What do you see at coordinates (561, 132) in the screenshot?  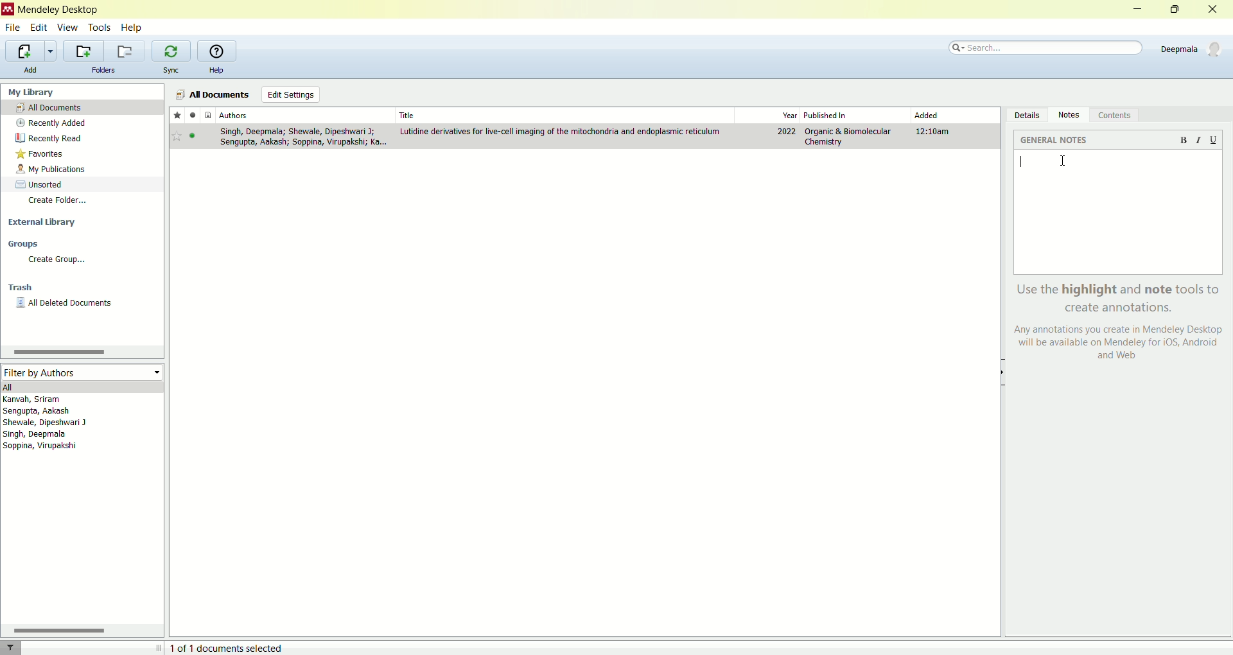 I see `Lutidine derivatives for live-cell imaging of the mitochondria and endoplasmic reticulum` at bounding box center [561, 132].